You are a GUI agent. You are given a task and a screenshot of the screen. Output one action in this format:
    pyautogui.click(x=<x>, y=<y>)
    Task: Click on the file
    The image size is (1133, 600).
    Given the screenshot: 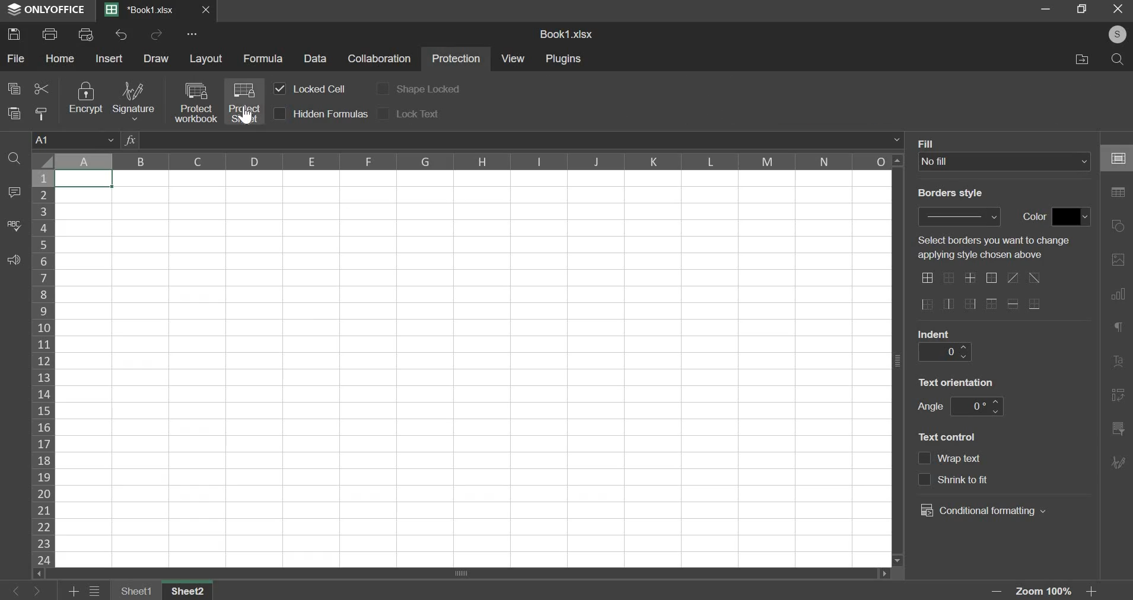 What is the action you would take?
    pyautogui.click(x=15, y=59)
    